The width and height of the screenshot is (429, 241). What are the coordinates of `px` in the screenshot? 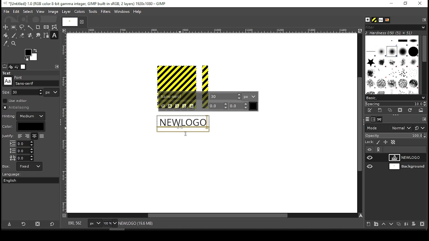 It's located at (95, 224).